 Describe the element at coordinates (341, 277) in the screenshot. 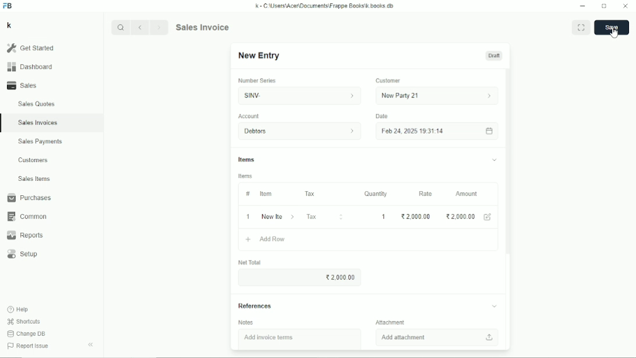

I see `2000.00` at that location.